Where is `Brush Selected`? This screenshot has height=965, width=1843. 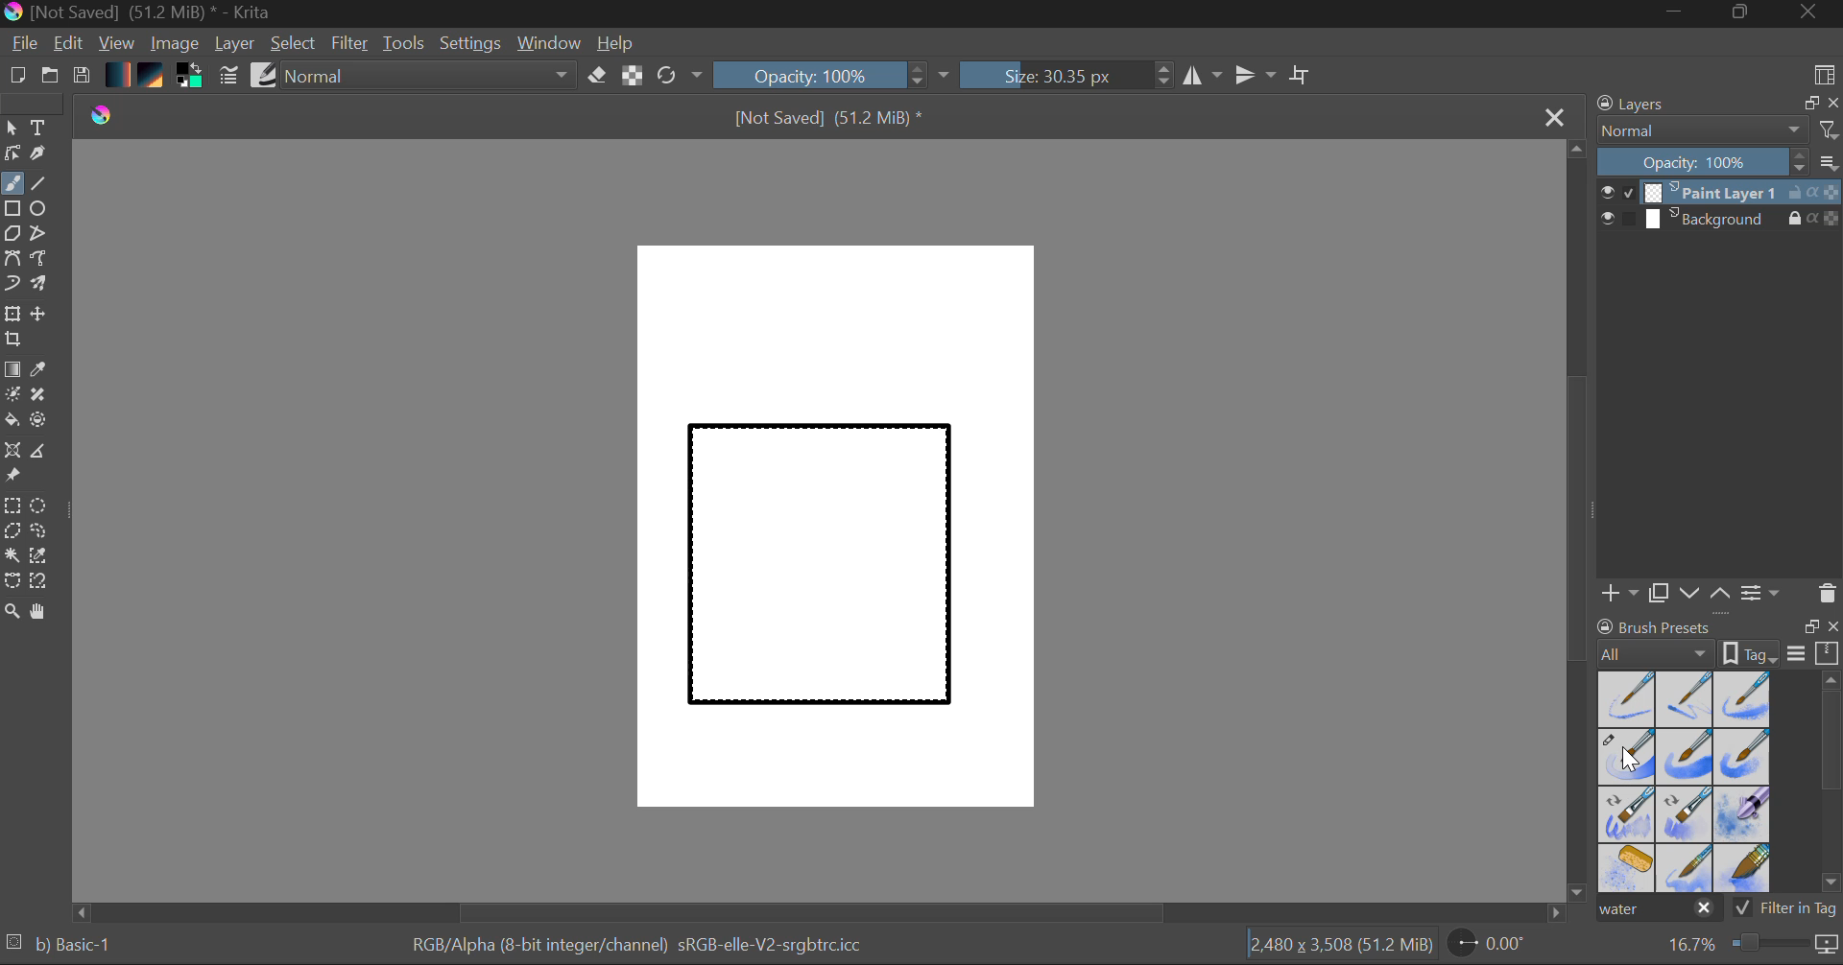
Brush Selected is located at coordinates (73, 947).